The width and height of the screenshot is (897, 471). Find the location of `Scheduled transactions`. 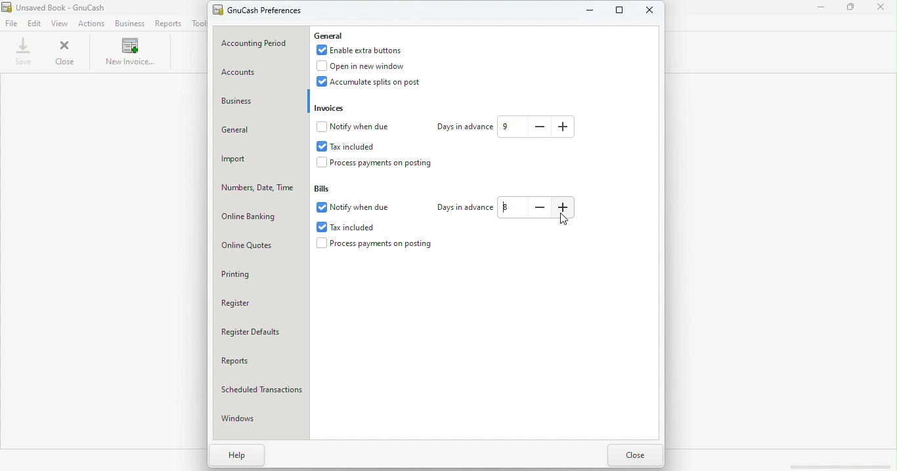

Scheduled transactions is located at coordinates (259, 390).